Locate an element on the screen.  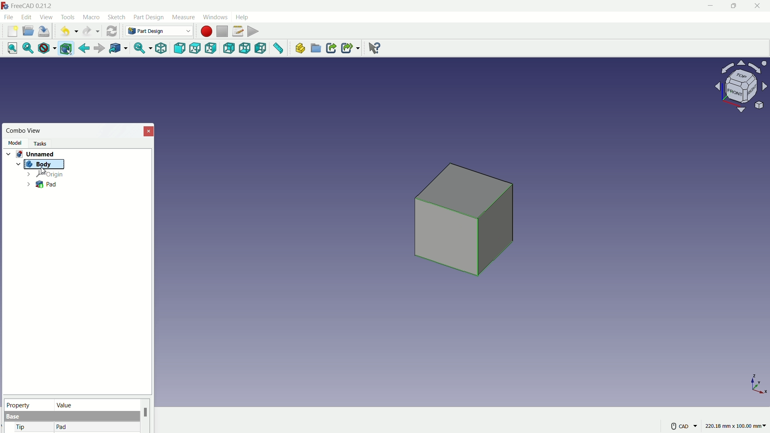
open folder is located at coordinates (28, 31).